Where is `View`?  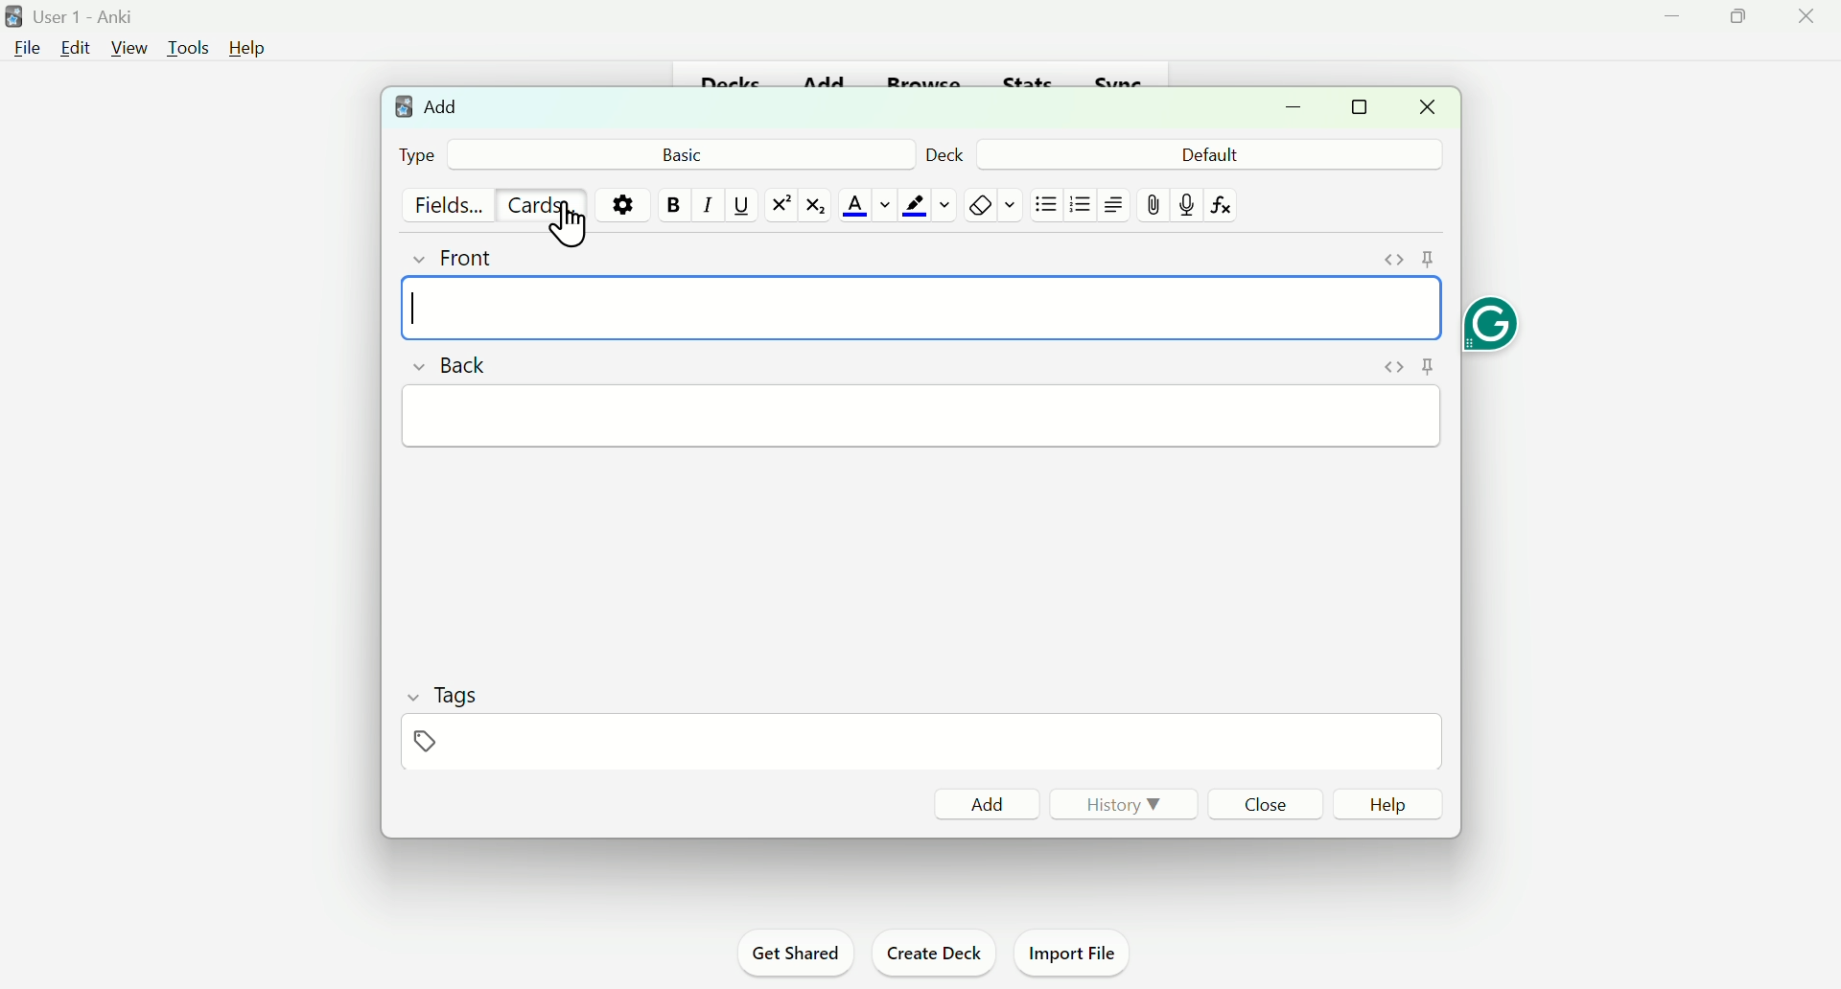
View is located at coordinates (129, 48).